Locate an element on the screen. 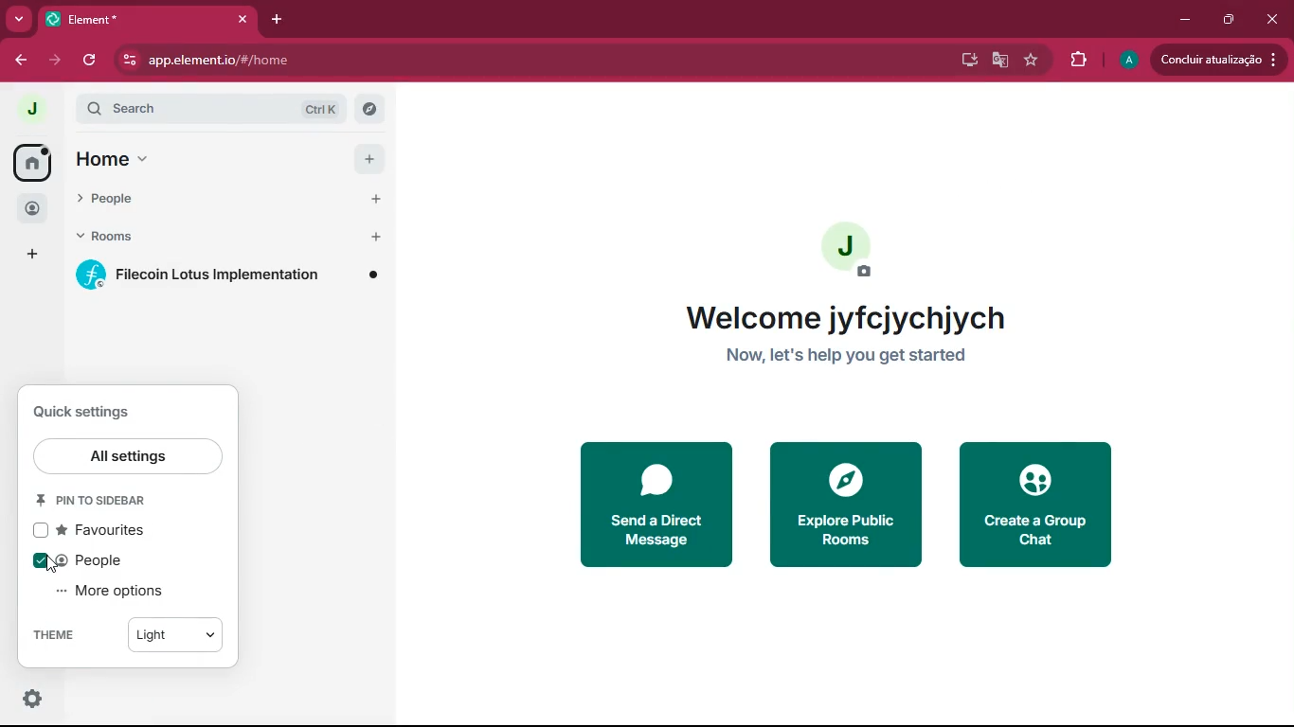  room is located at coordinates (228, 274).